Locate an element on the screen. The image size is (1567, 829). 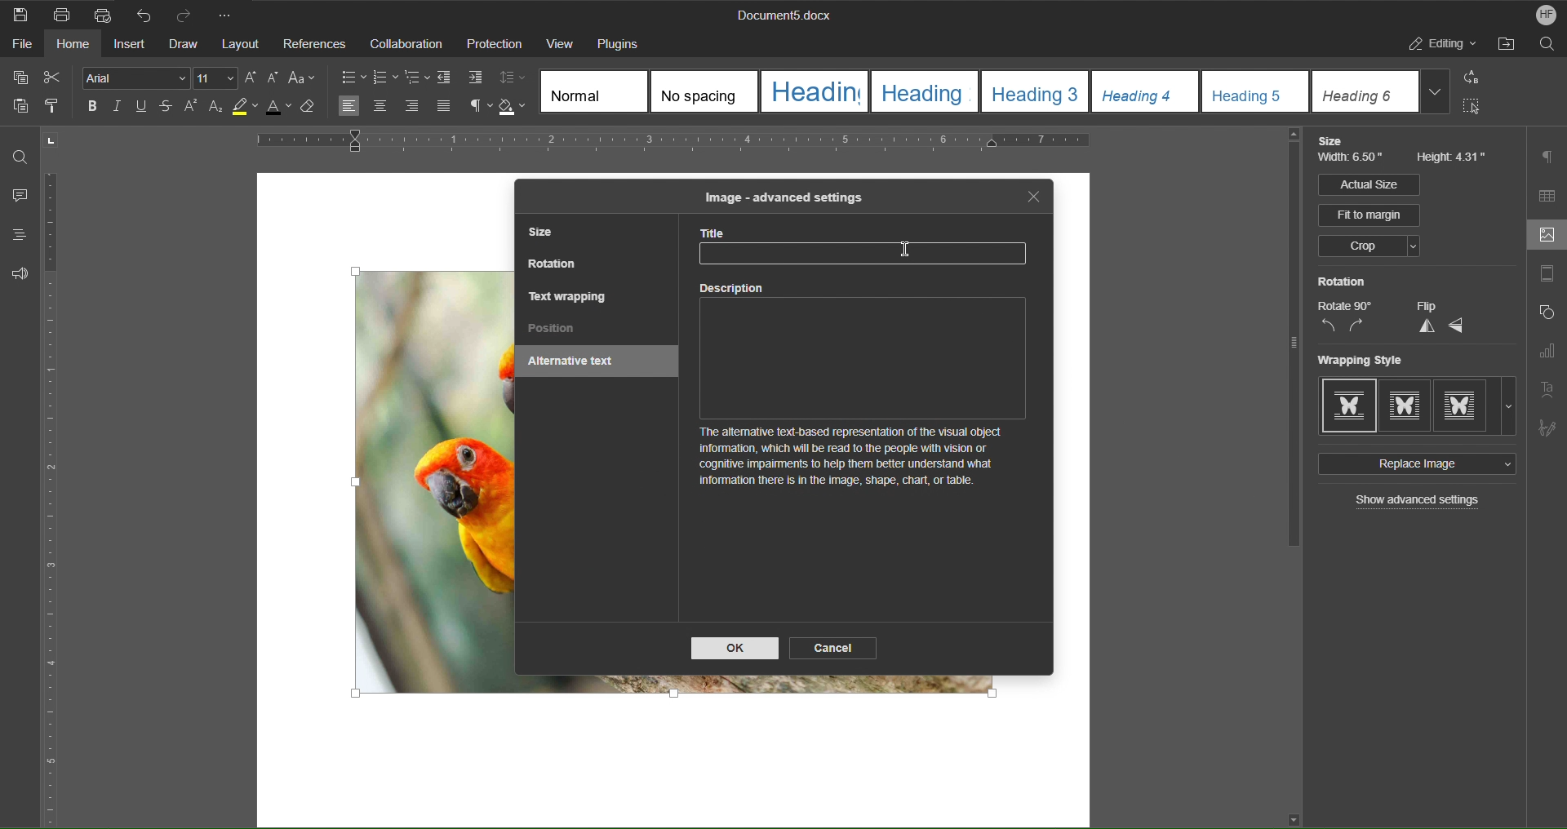
Replace Image is located at coordinates (1414, 464).